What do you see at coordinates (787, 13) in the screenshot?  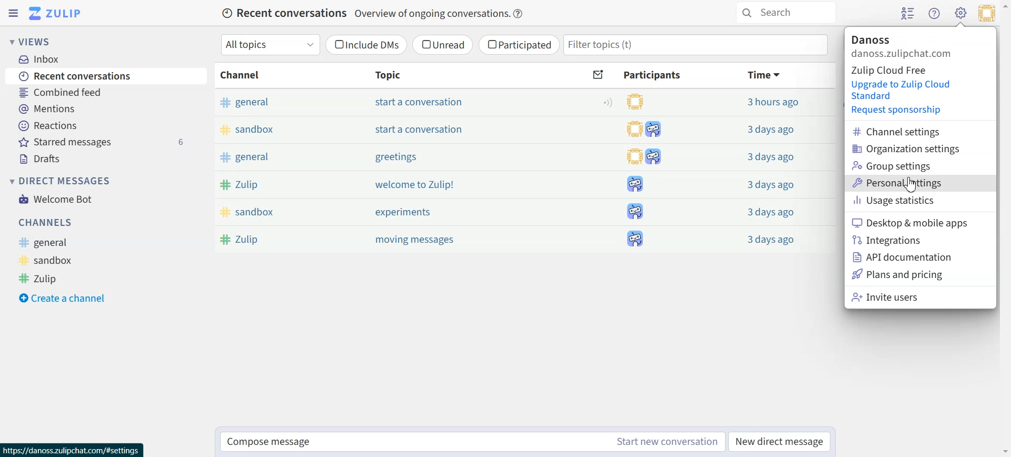 I see `Search` at bounding box center [787, 13].